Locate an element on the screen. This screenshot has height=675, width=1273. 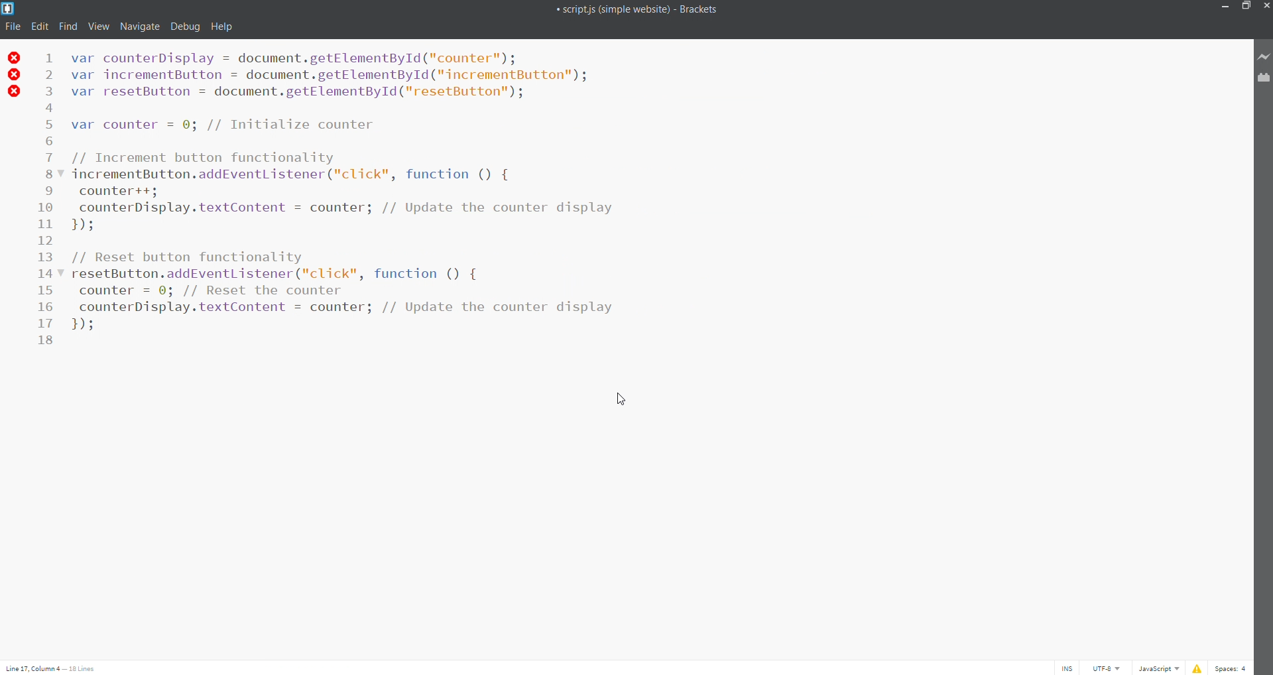
line number is located at coordinates (50, 198).